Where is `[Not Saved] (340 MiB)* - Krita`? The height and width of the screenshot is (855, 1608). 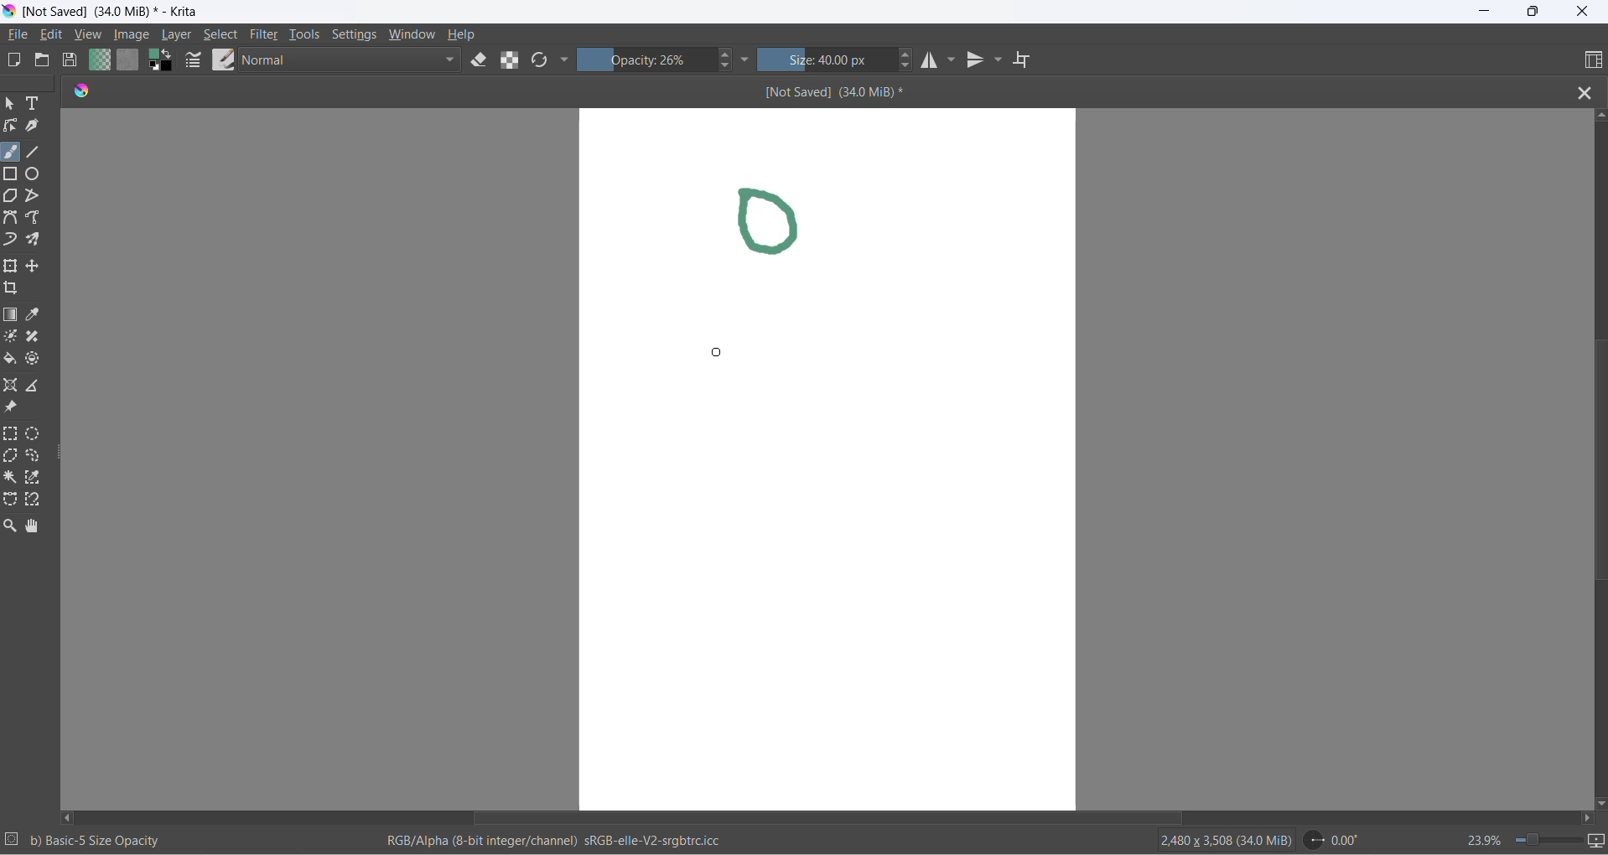 [Not Saved] (340 MiB)* - Krita is located at coordinates (118, 12).